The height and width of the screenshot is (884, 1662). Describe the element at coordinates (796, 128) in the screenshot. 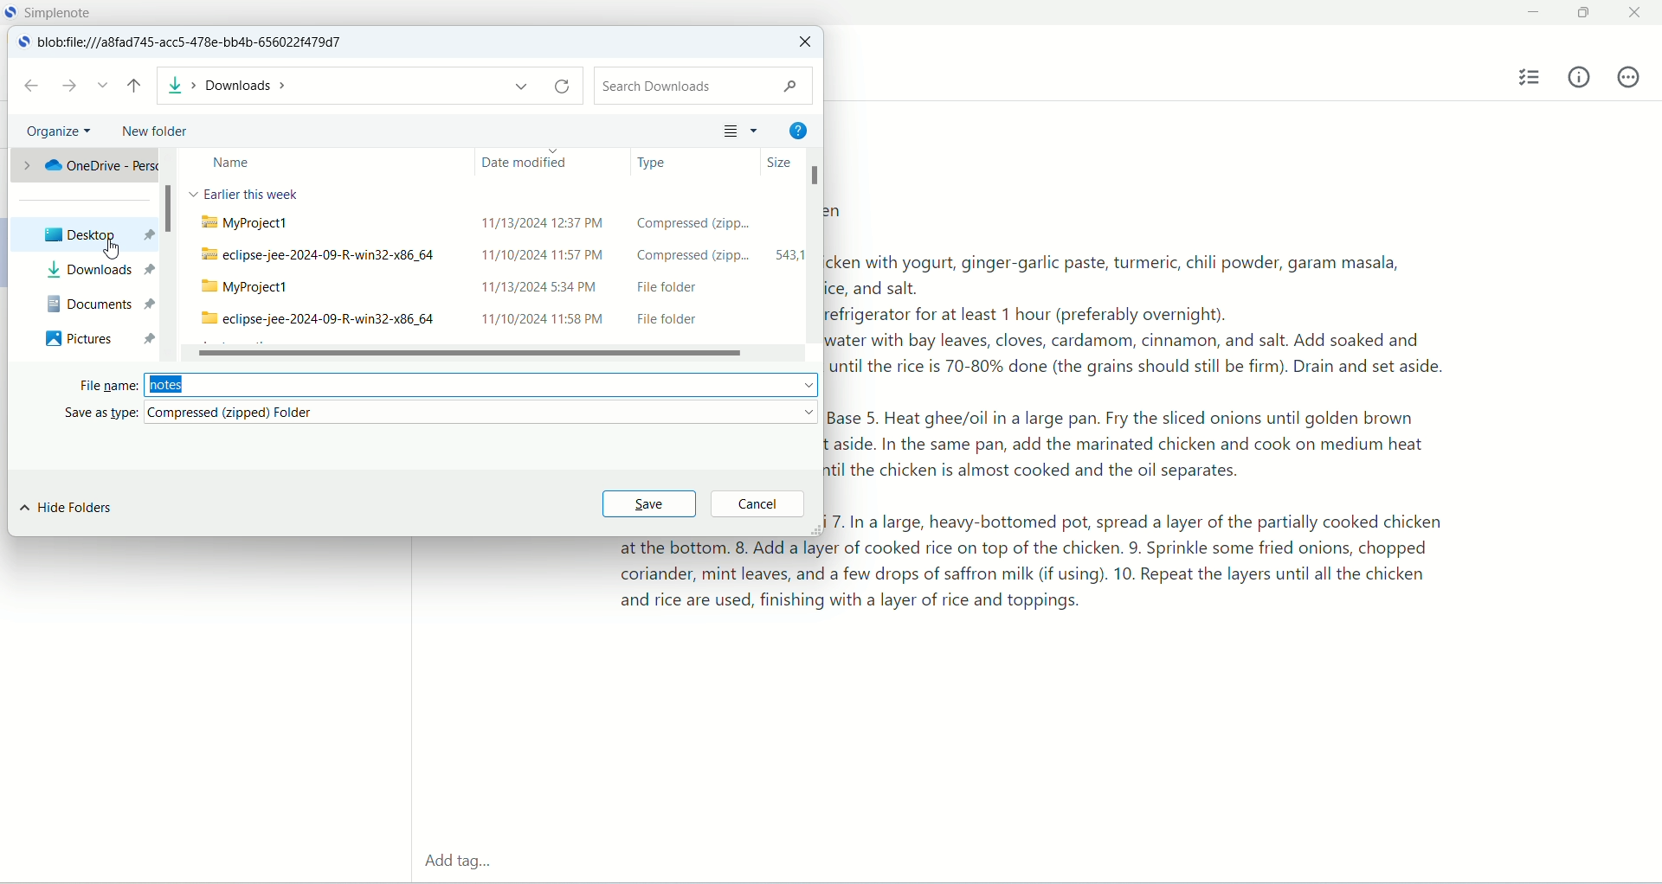

I see `help` at that location.